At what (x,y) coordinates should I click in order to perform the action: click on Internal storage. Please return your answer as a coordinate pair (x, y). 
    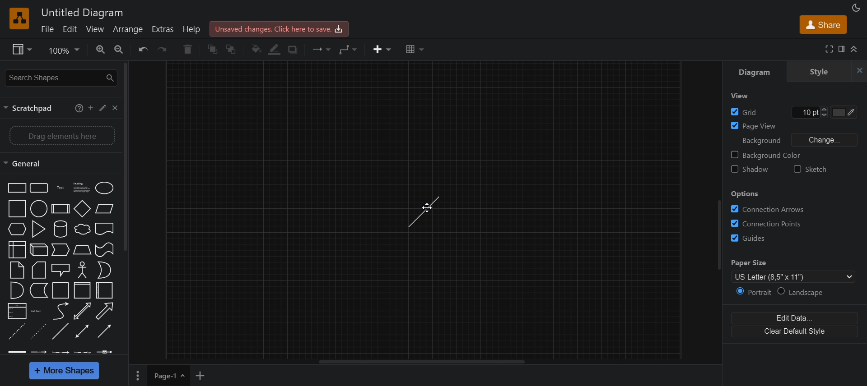
    Looking at the image, I should click on (16, 250).